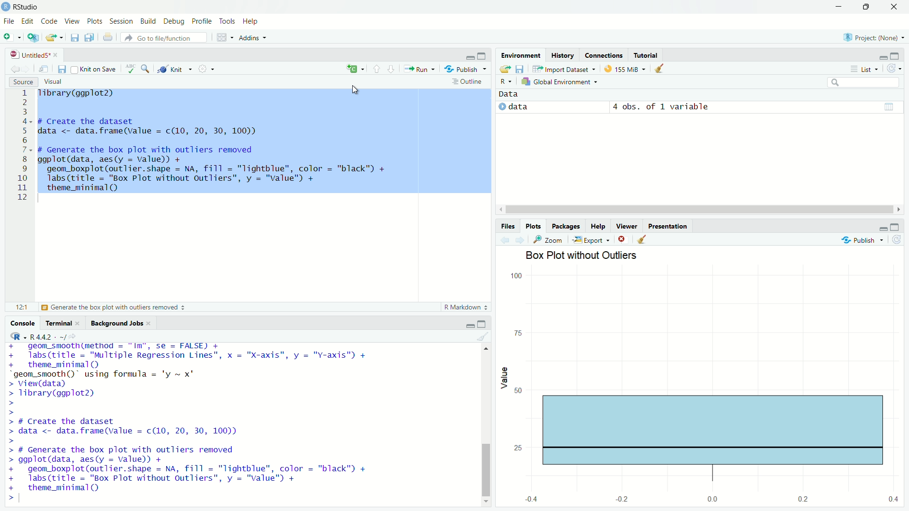 Image resolution: width=909 pixels, height=511 pixels. Describe the element at coordinates (255, 21) in the screenshot. I see `Help` at that location.